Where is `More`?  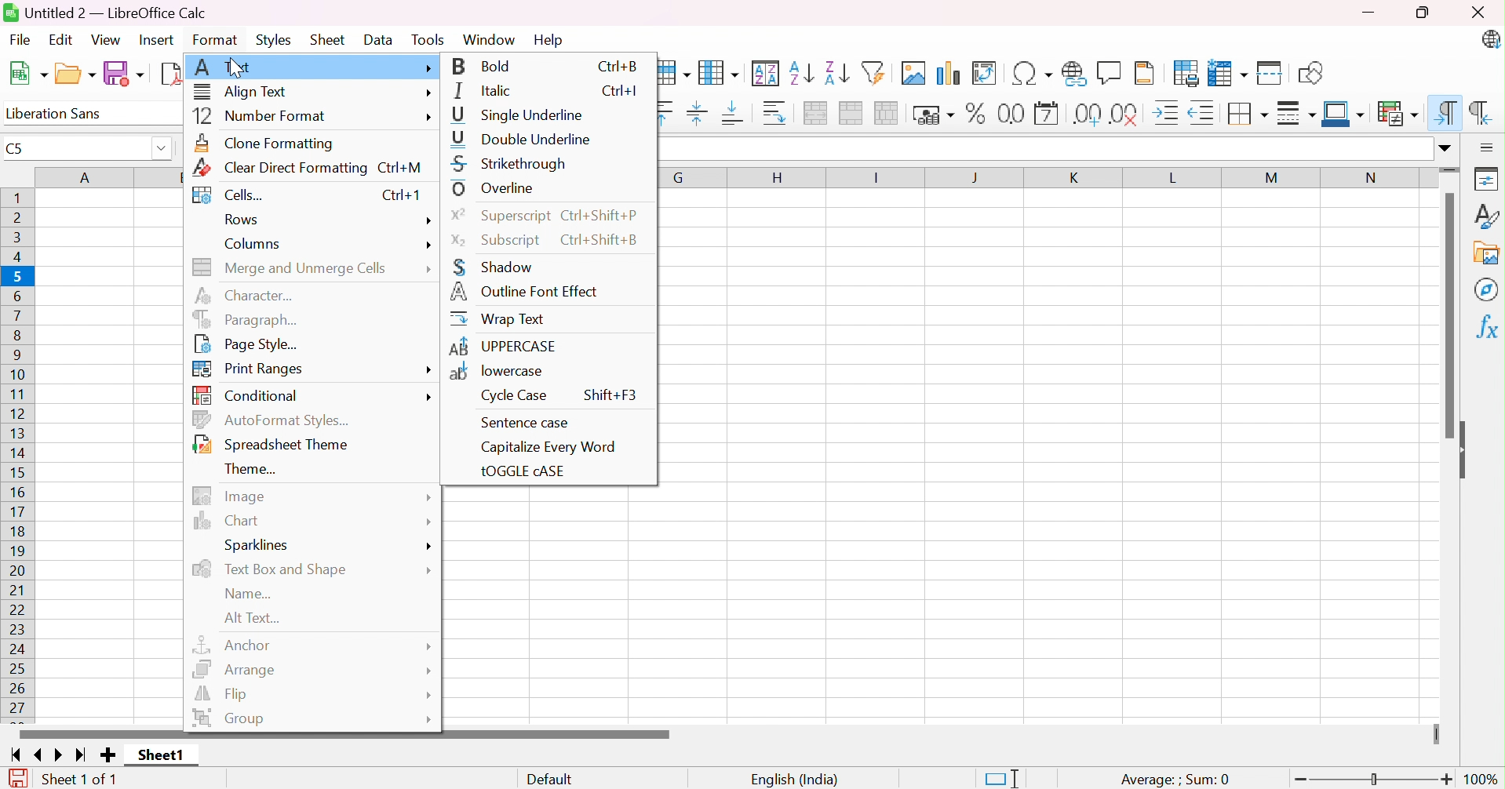
More is located at coordinates (429, 496).